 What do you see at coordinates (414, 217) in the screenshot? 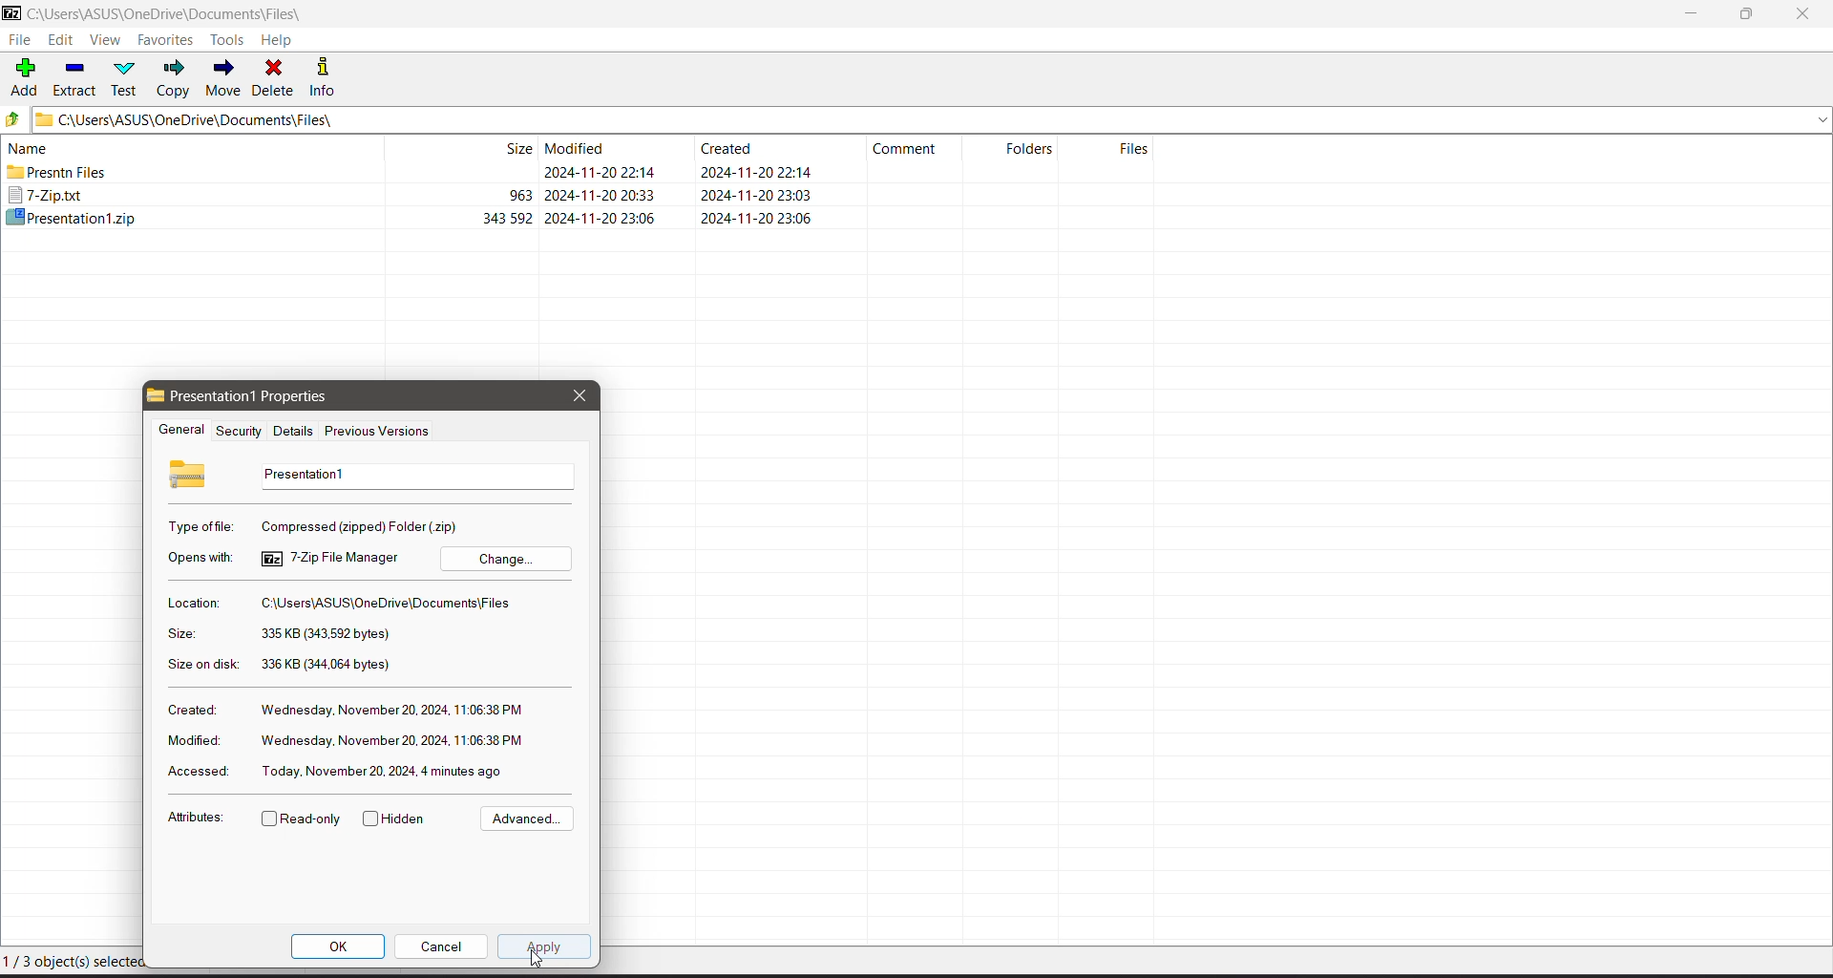
I see `Cursor on presentation file` at bounding box center [414, 217].